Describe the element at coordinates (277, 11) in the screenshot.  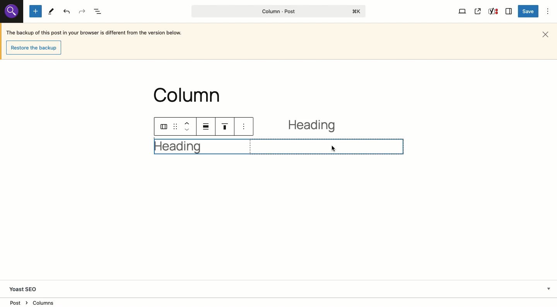
I see `Column - Post` at that location.